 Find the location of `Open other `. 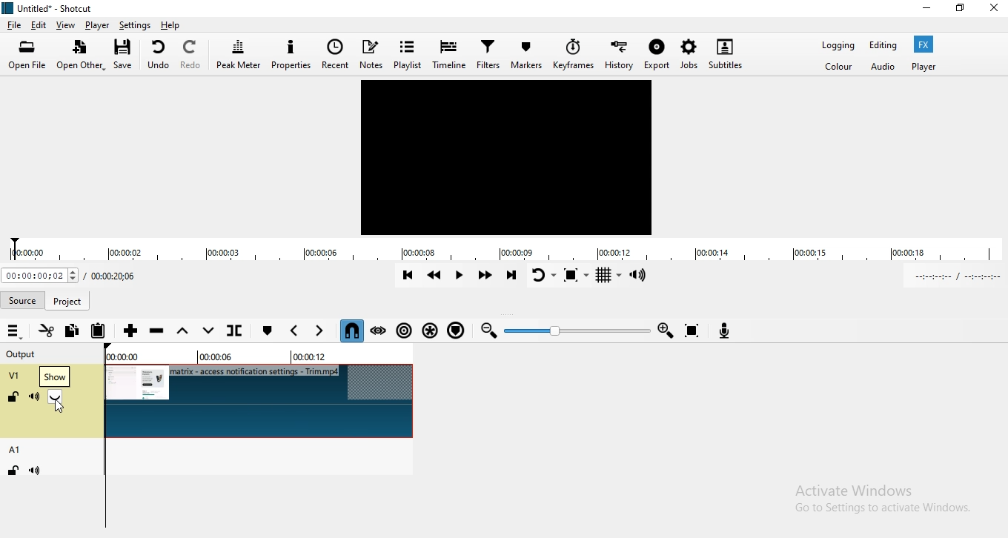

Open other  is located at coordinates (80, 56).